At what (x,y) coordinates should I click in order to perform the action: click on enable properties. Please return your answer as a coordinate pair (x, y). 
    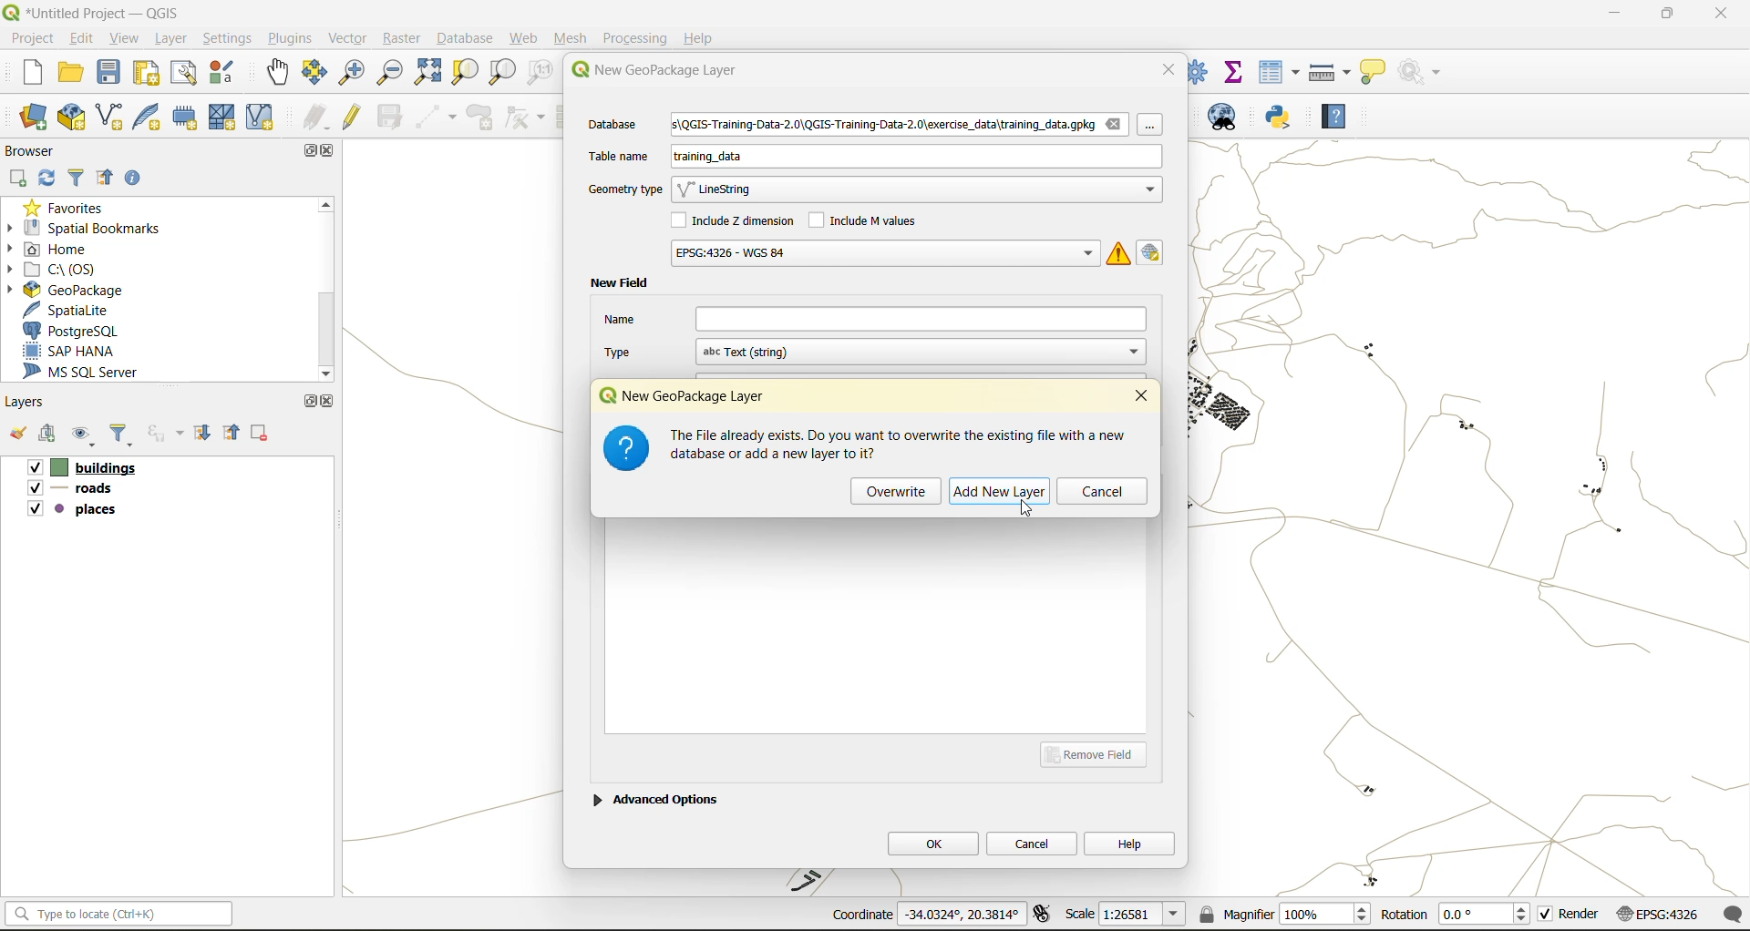
    Looking at the image, I should click on (138, 177).